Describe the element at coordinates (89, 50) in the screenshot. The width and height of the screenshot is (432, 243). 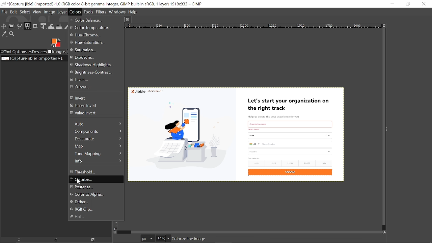
I see `Saturation` at that location.